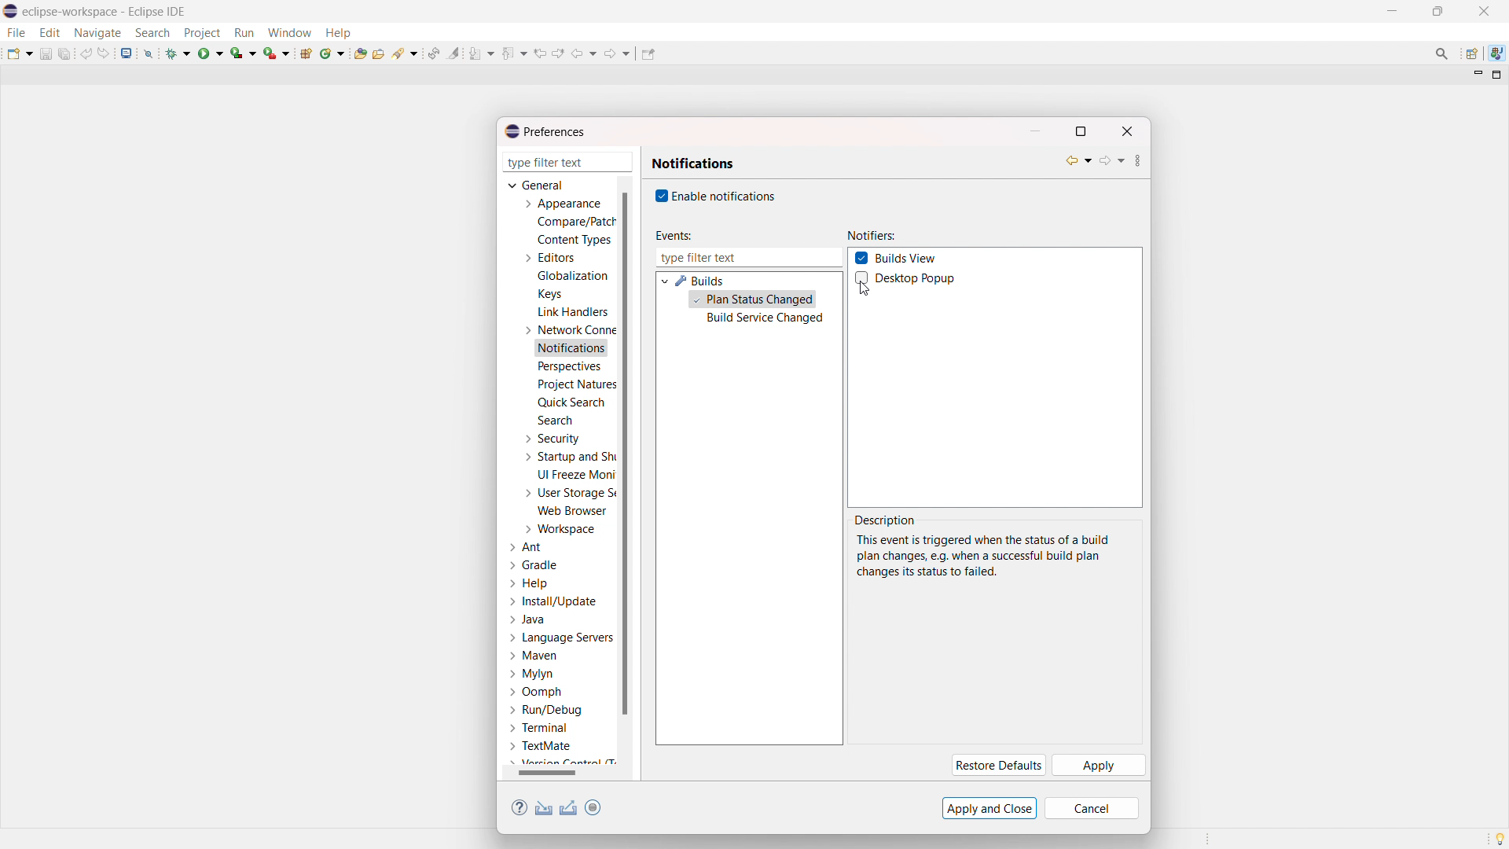 This screenshot has width=1509, height=849. Describe the element at coordinates (211, 53) in the screenshot. I see `run` at that location.